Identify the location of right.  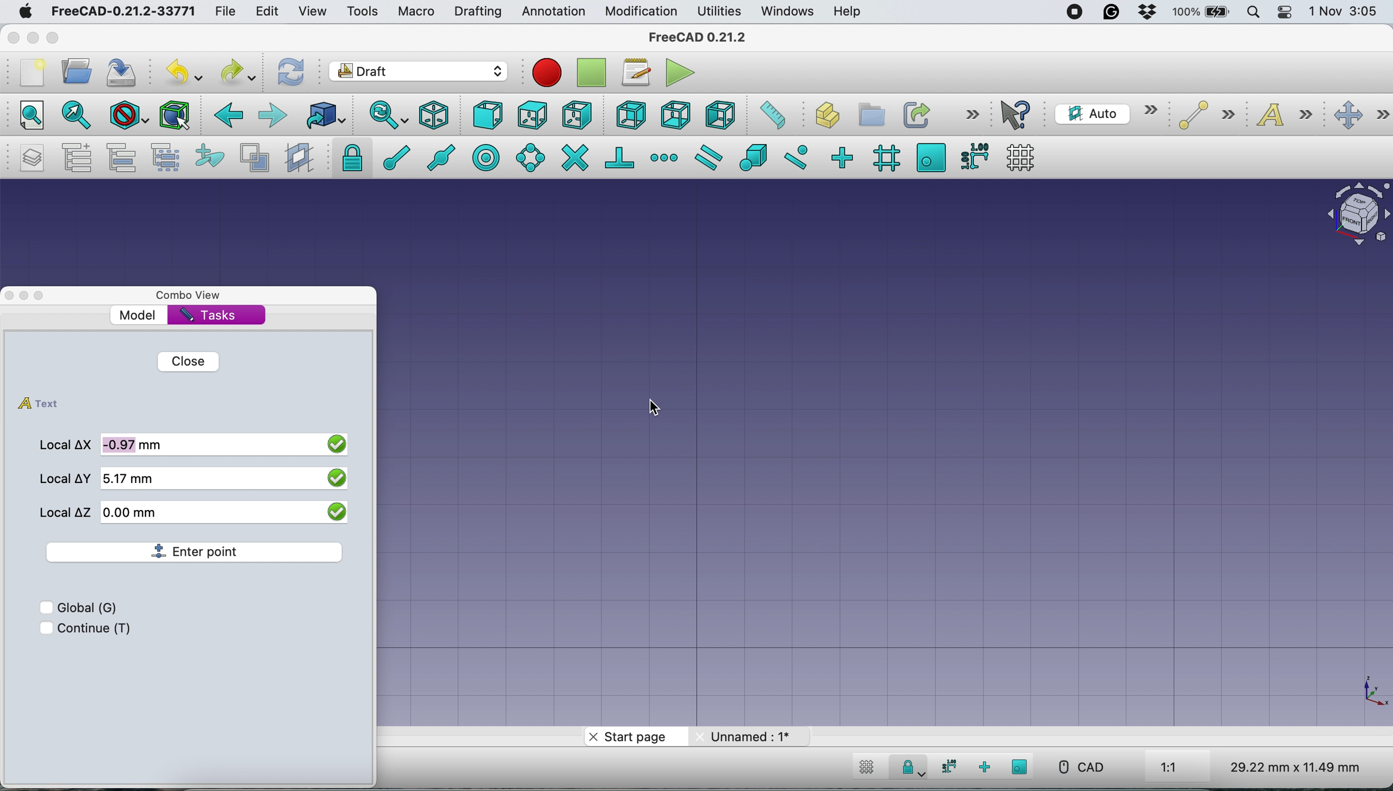
(576, 115).